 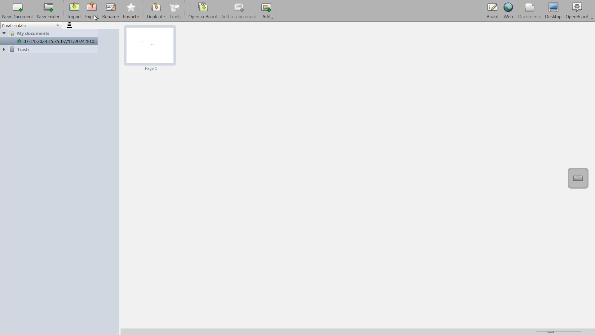 What do you see at coordinates (509, 11) in the screenshot?
I see `web` at bounding box center [509, 11].